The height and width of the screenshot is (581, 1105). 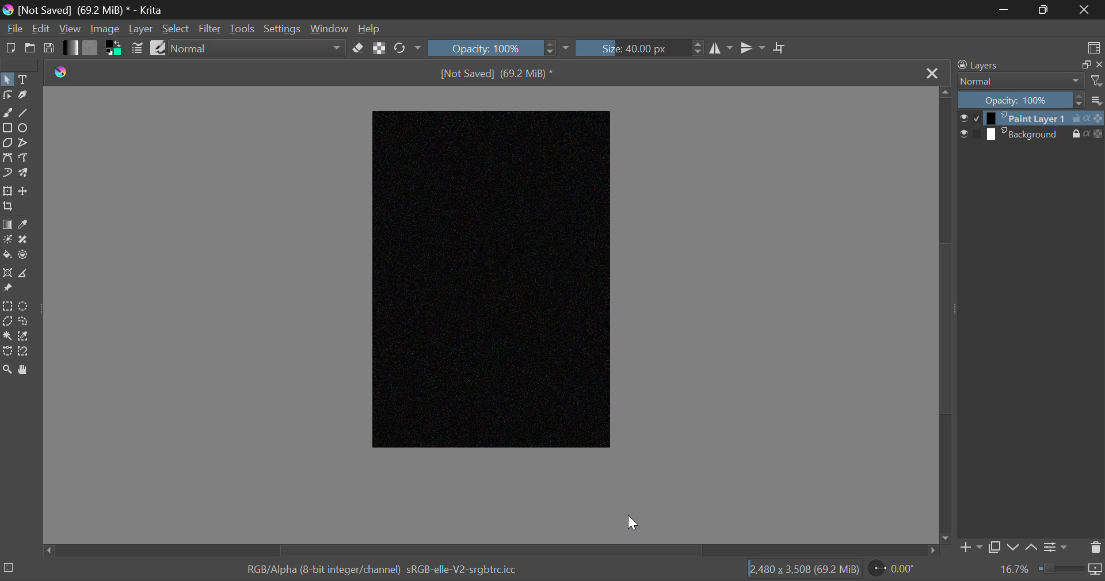 What do you see at coordinates (25, 193) in the screenshot?
I see `Move Layer` at bounding box center [25, 193].